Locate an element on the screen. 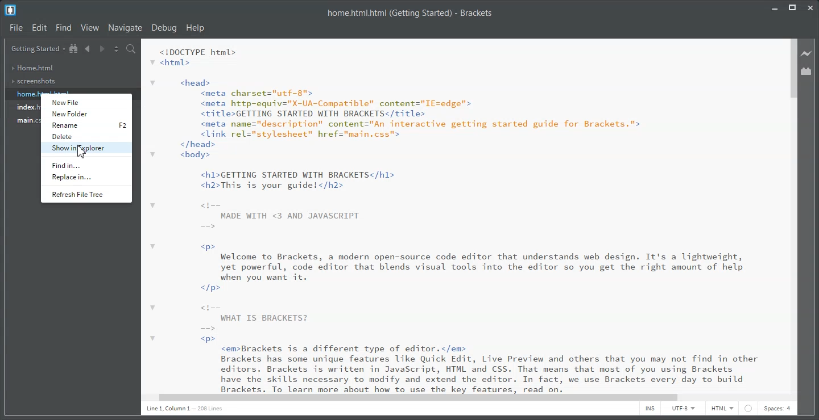 Image resolution: width=819 pixels, height=420 pixels. Text 1 is located at coordinates (411, 13).